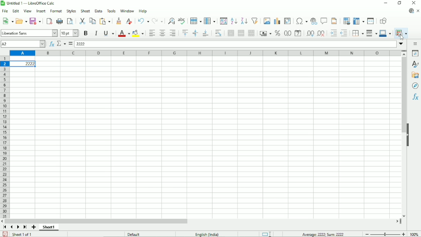  I want to click on Update available, so click(411, 11).